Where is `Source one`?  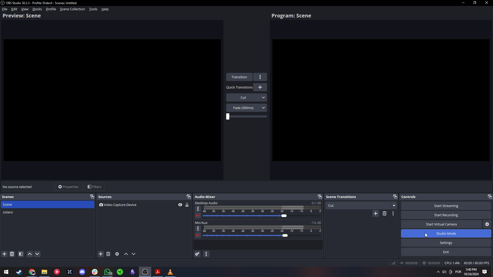
Source one is located at coordinates (136, 205).